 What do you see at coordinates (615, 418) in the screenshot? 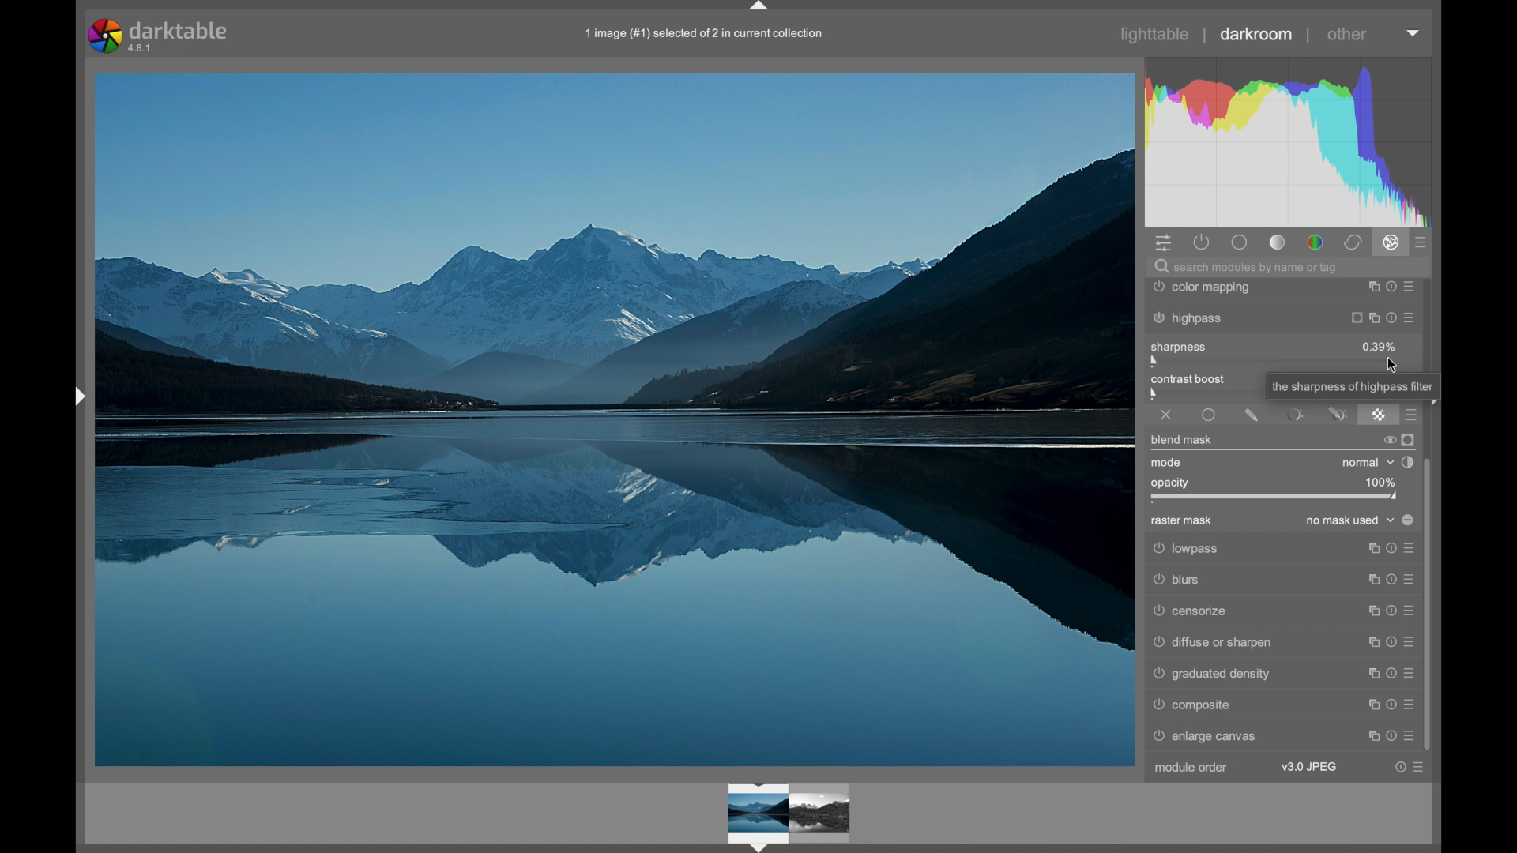
I see `photo` at bounding box center [615, 418].